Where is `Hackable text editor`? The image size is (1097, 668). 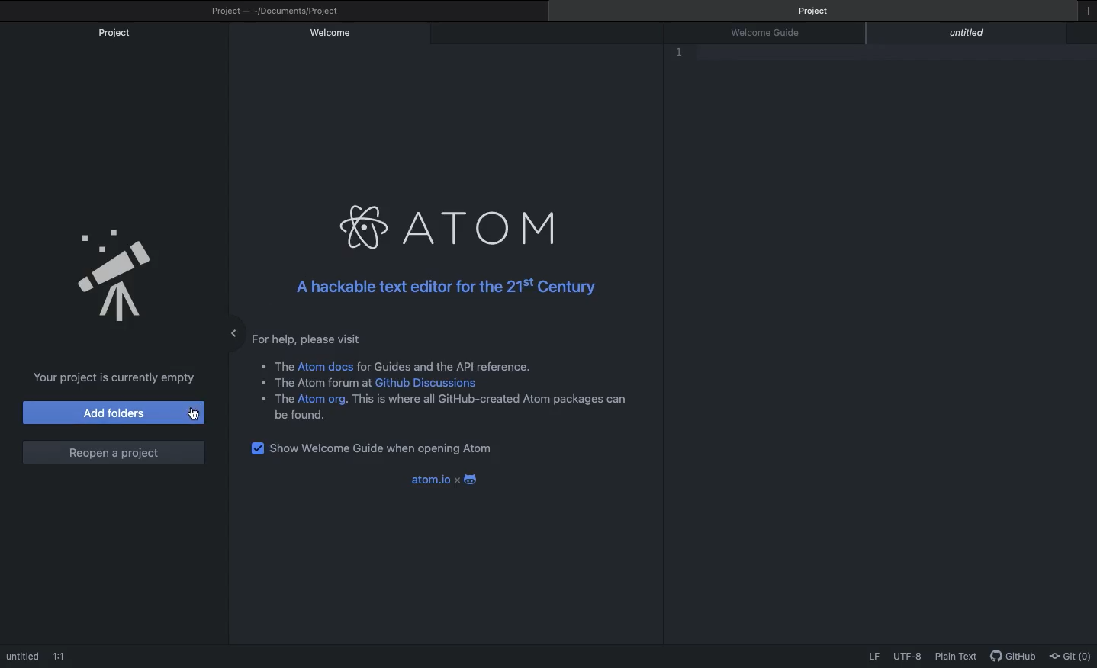 Hackable text editor is located at coordinates (448, 287).